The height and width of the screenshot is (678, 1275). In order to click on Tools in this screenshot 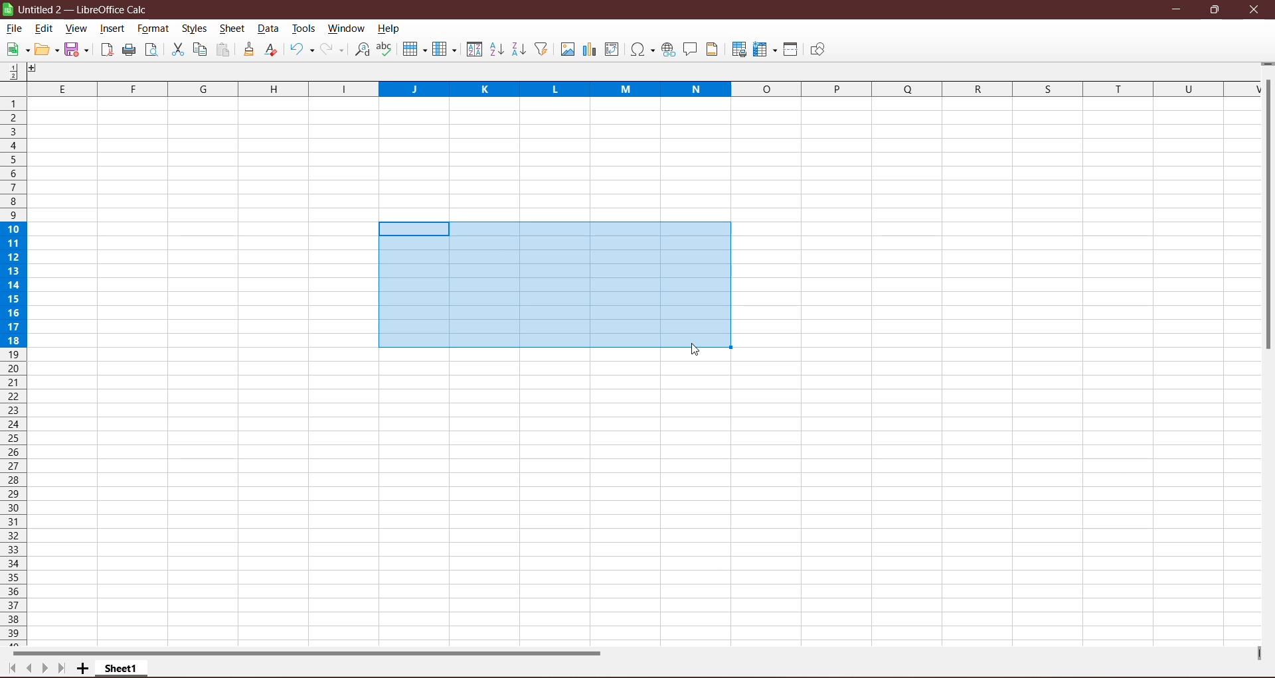, I will do `click(304, 28)`.